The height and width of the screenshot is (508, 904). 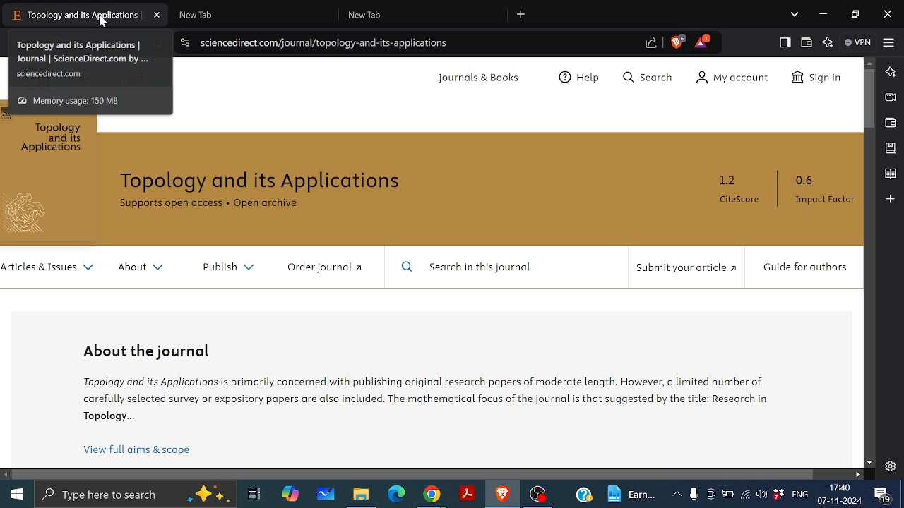 What do you see at coordinates (323, 267) in the screenshot?
I see `Order journal 2` at bounding box center [323, 267].